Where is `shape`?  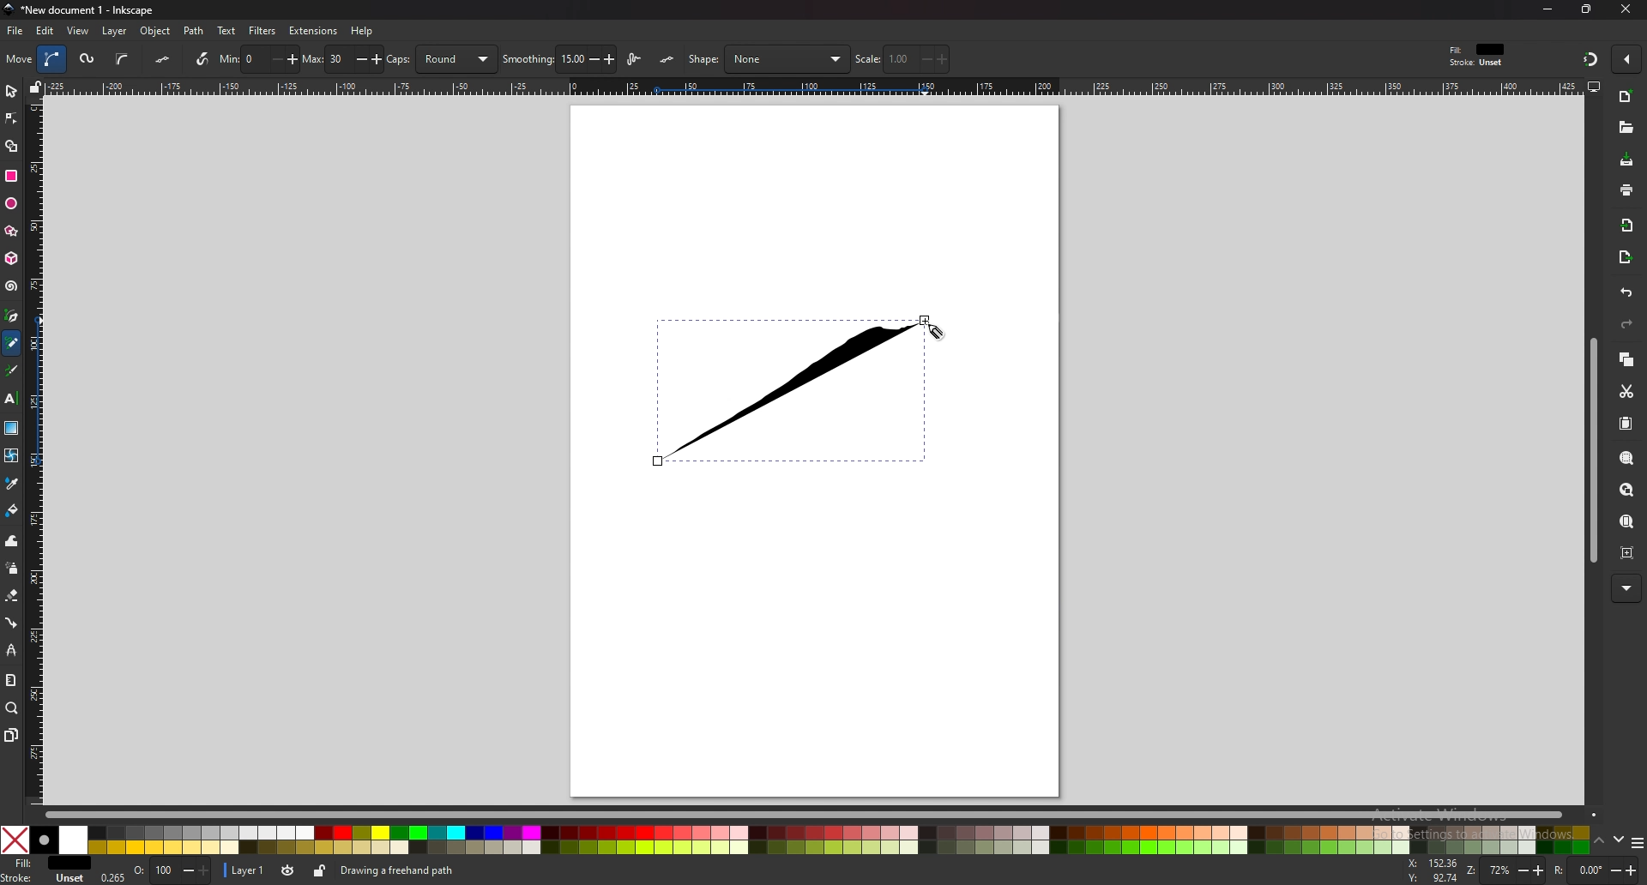
shape is located at coordinates (768, 59).